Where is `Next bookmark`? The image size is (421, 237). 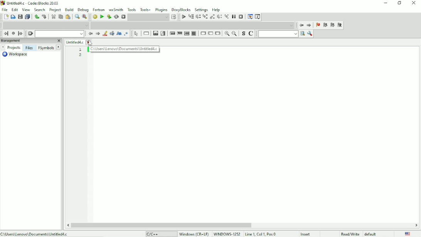
Next bookmark is located at coordinates (333, 25).